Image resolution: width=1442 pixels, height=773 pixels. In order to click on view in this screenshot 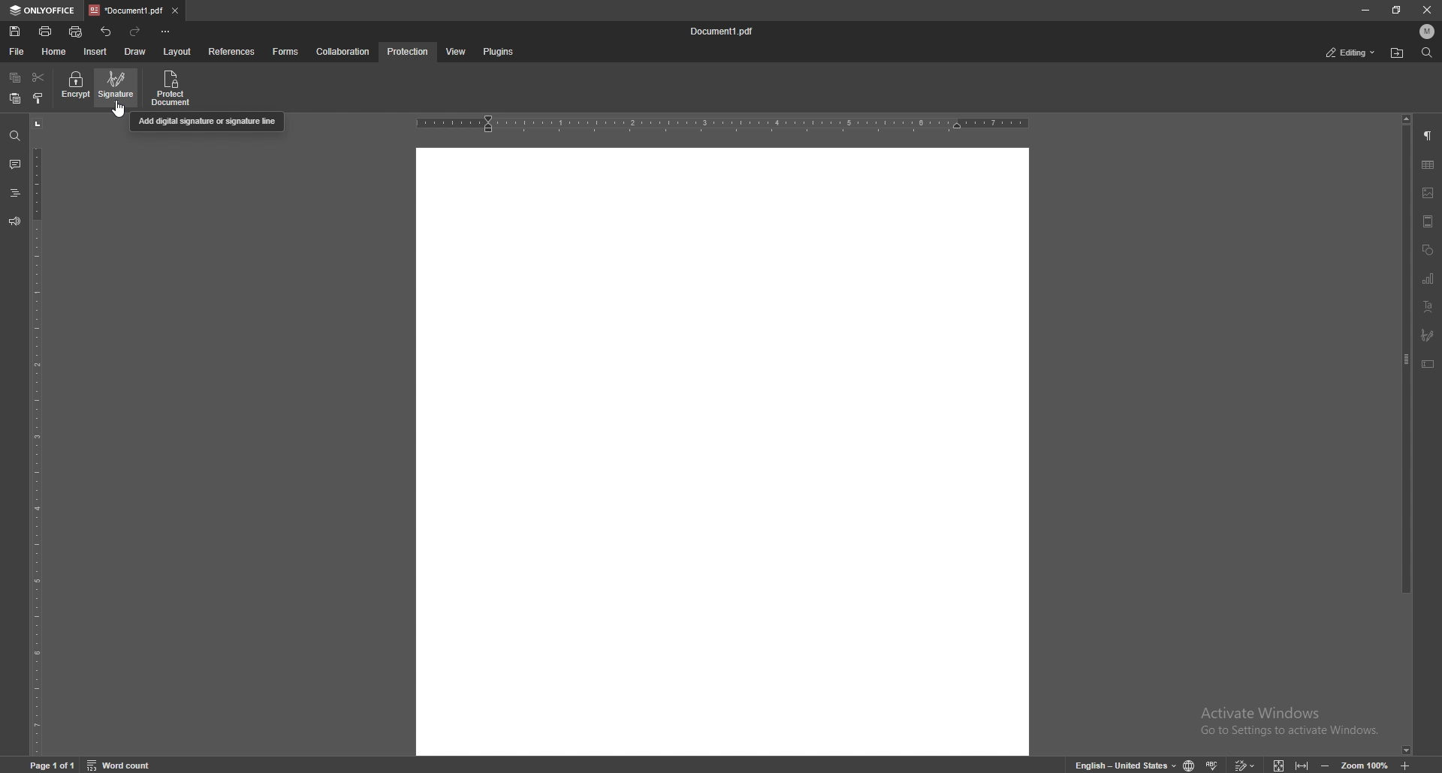, I will do `click(453, 53)`.